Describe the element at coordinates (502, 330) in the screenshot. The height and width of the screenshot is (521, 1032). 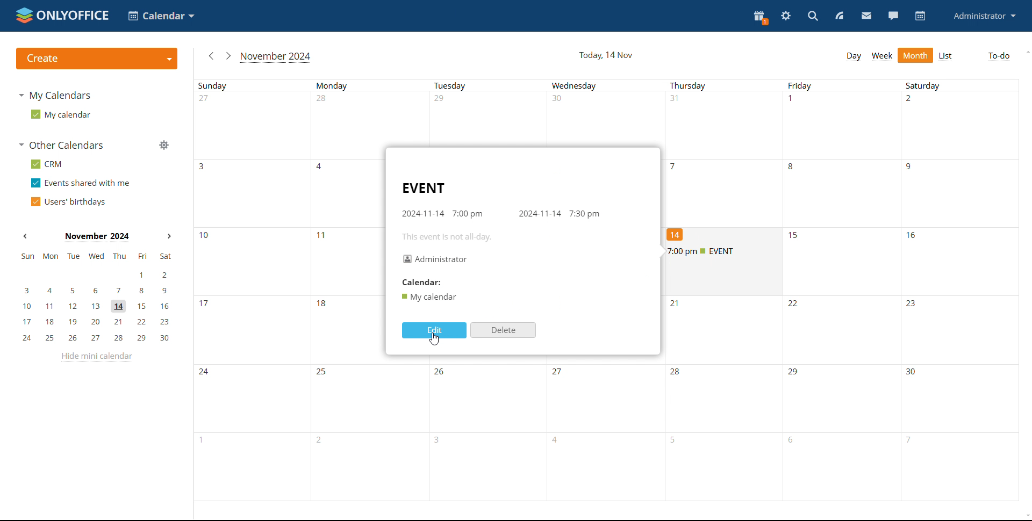
I see `delete` at that location.